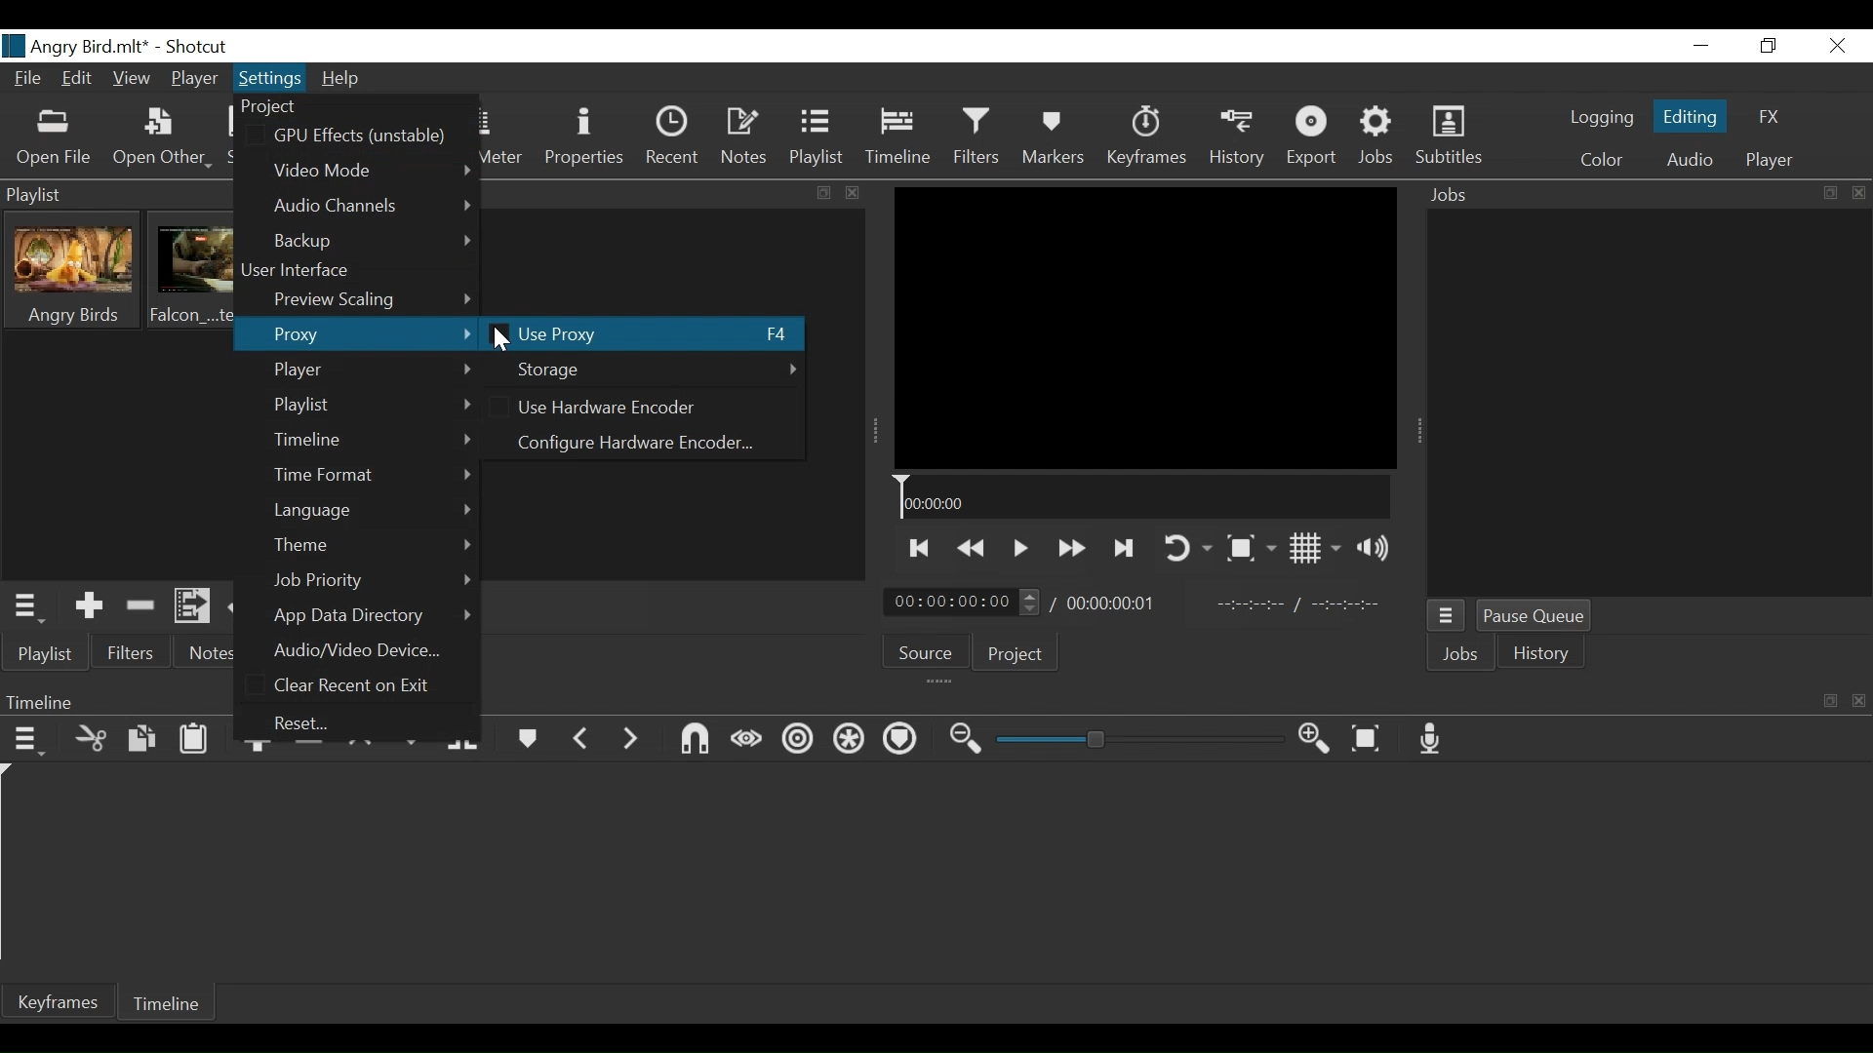 This screenshot has height=1053, width=1873. I want to click on Recent, so click(313, 723).